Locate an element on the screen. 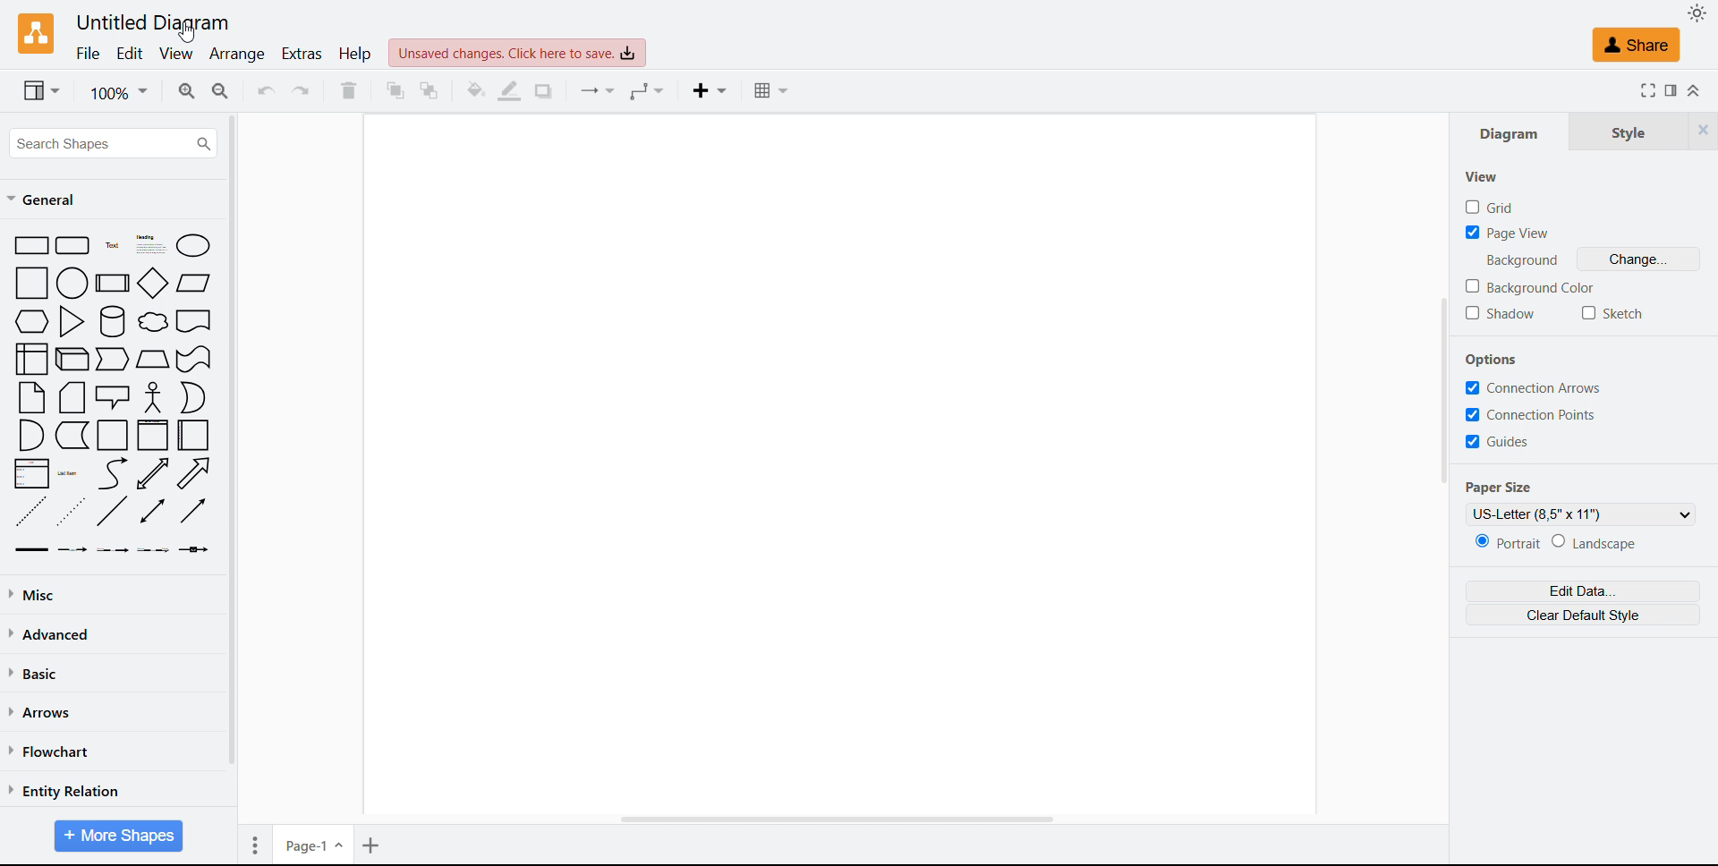 This screenshot has width=1718, height=866. Portrait  is located at coordinates (1510, 542).